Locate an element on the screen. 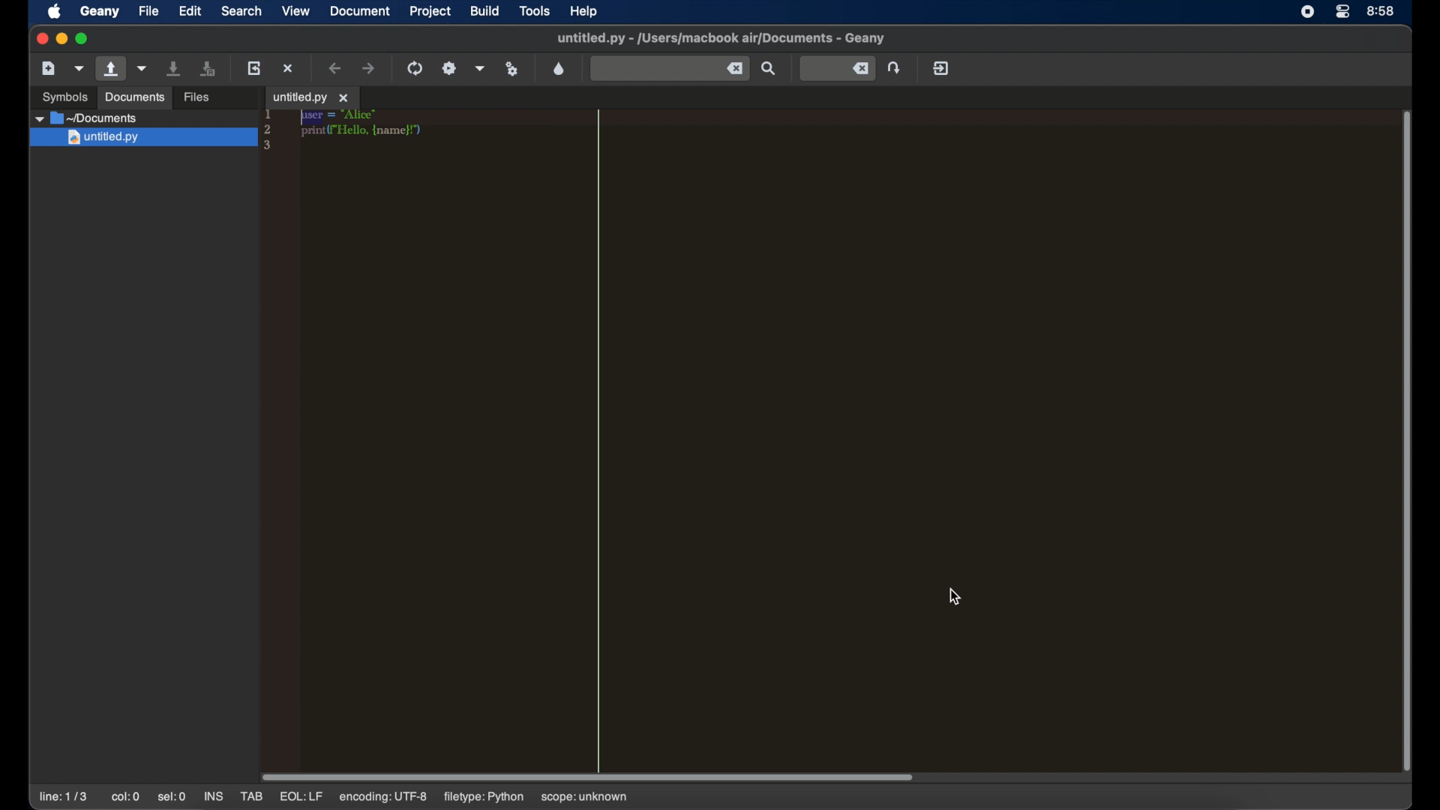  find the entered text in current file is located at coordinates (669, 67).